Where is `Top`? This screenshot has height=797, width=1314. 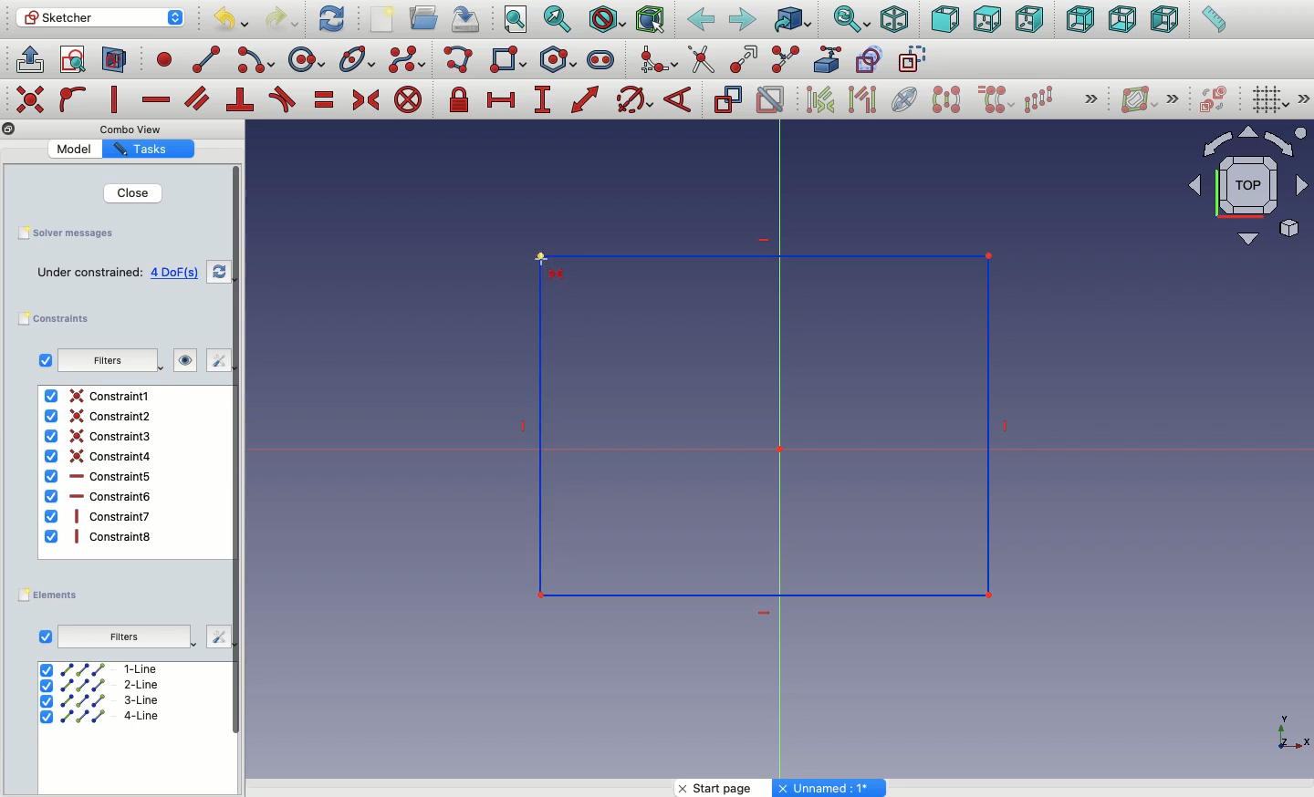 Top is located at coordinates (986, 20).